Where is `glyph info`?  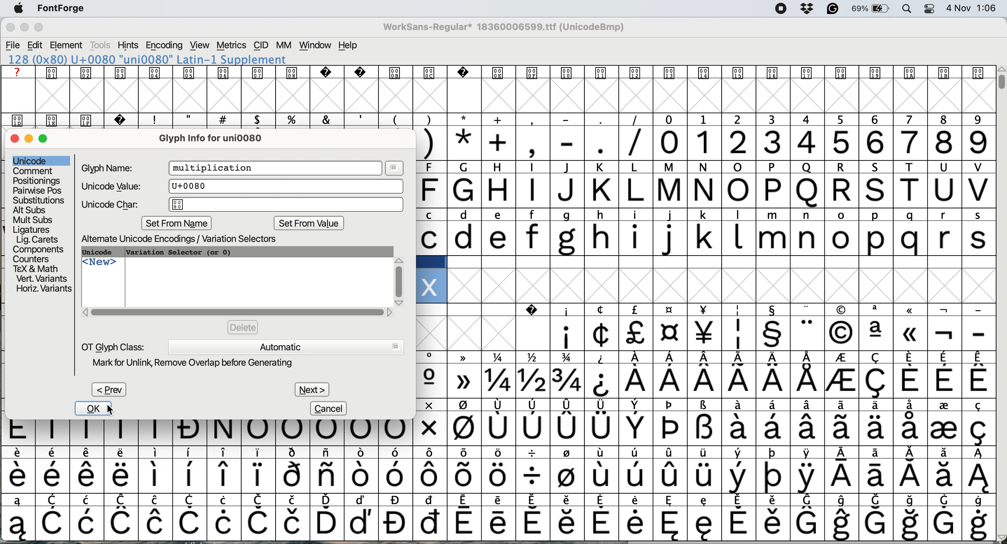 glyph info is located at coordinates (218, 138).